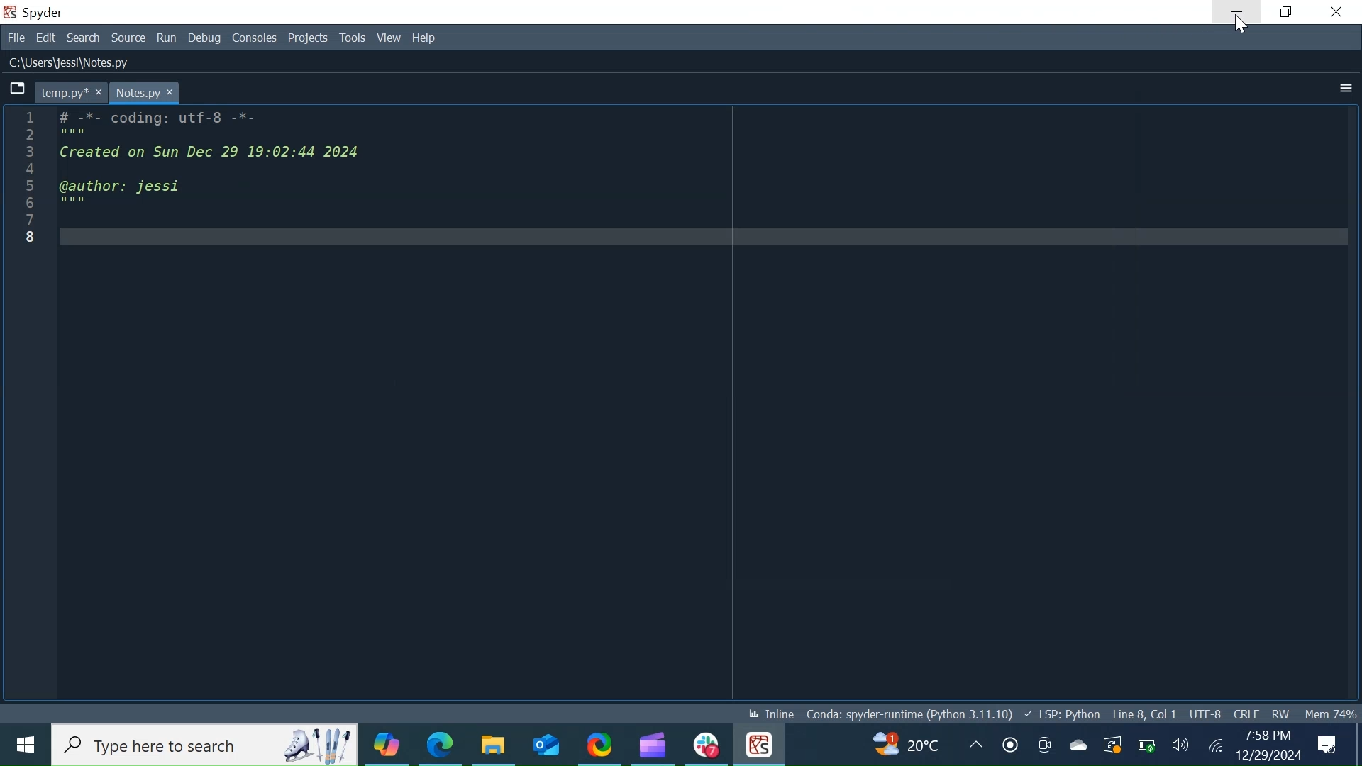 This screenshot has height=766, width=1362. I want to click on Help, so click(422, 39).